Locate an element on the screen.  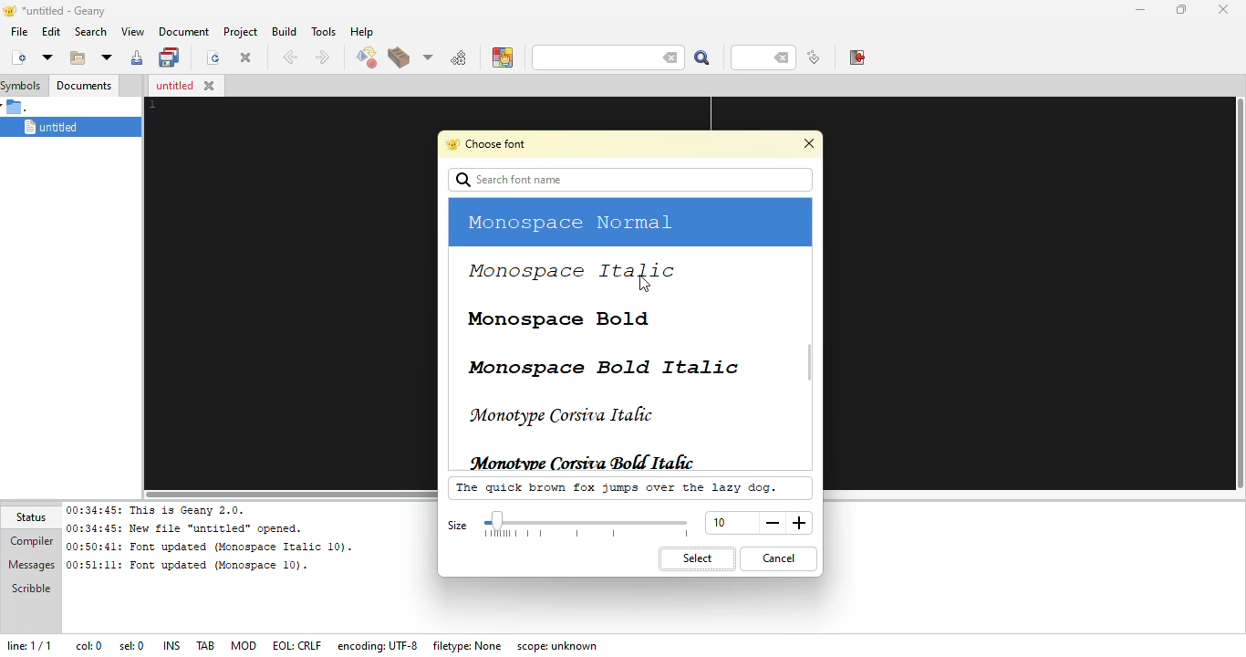
choose more is located at coordinates (426, 57).